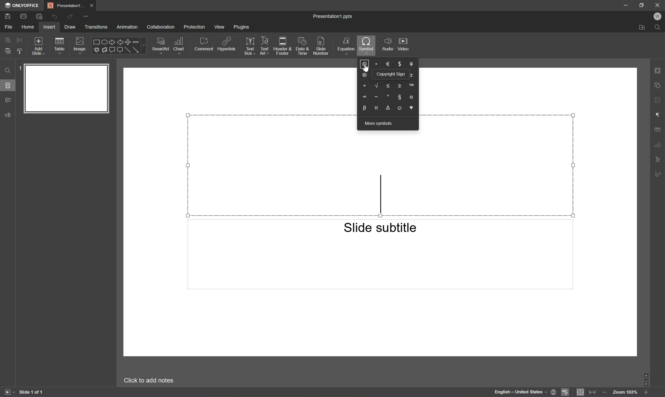 The image size is (665, 397). I want to click on File, so click(7, 27).